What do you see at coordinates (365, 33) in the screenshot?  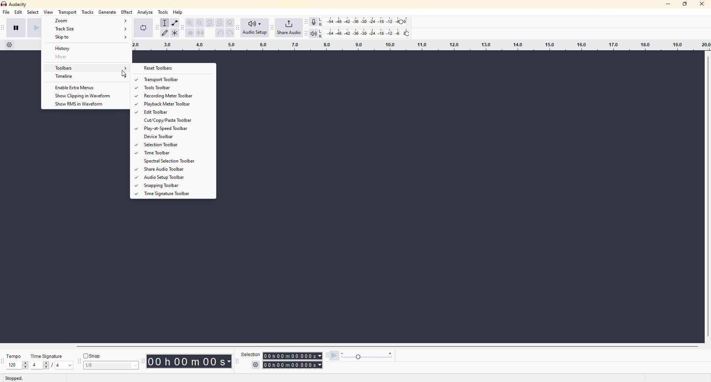 I see `playback level` at bounding box center [365, 33].